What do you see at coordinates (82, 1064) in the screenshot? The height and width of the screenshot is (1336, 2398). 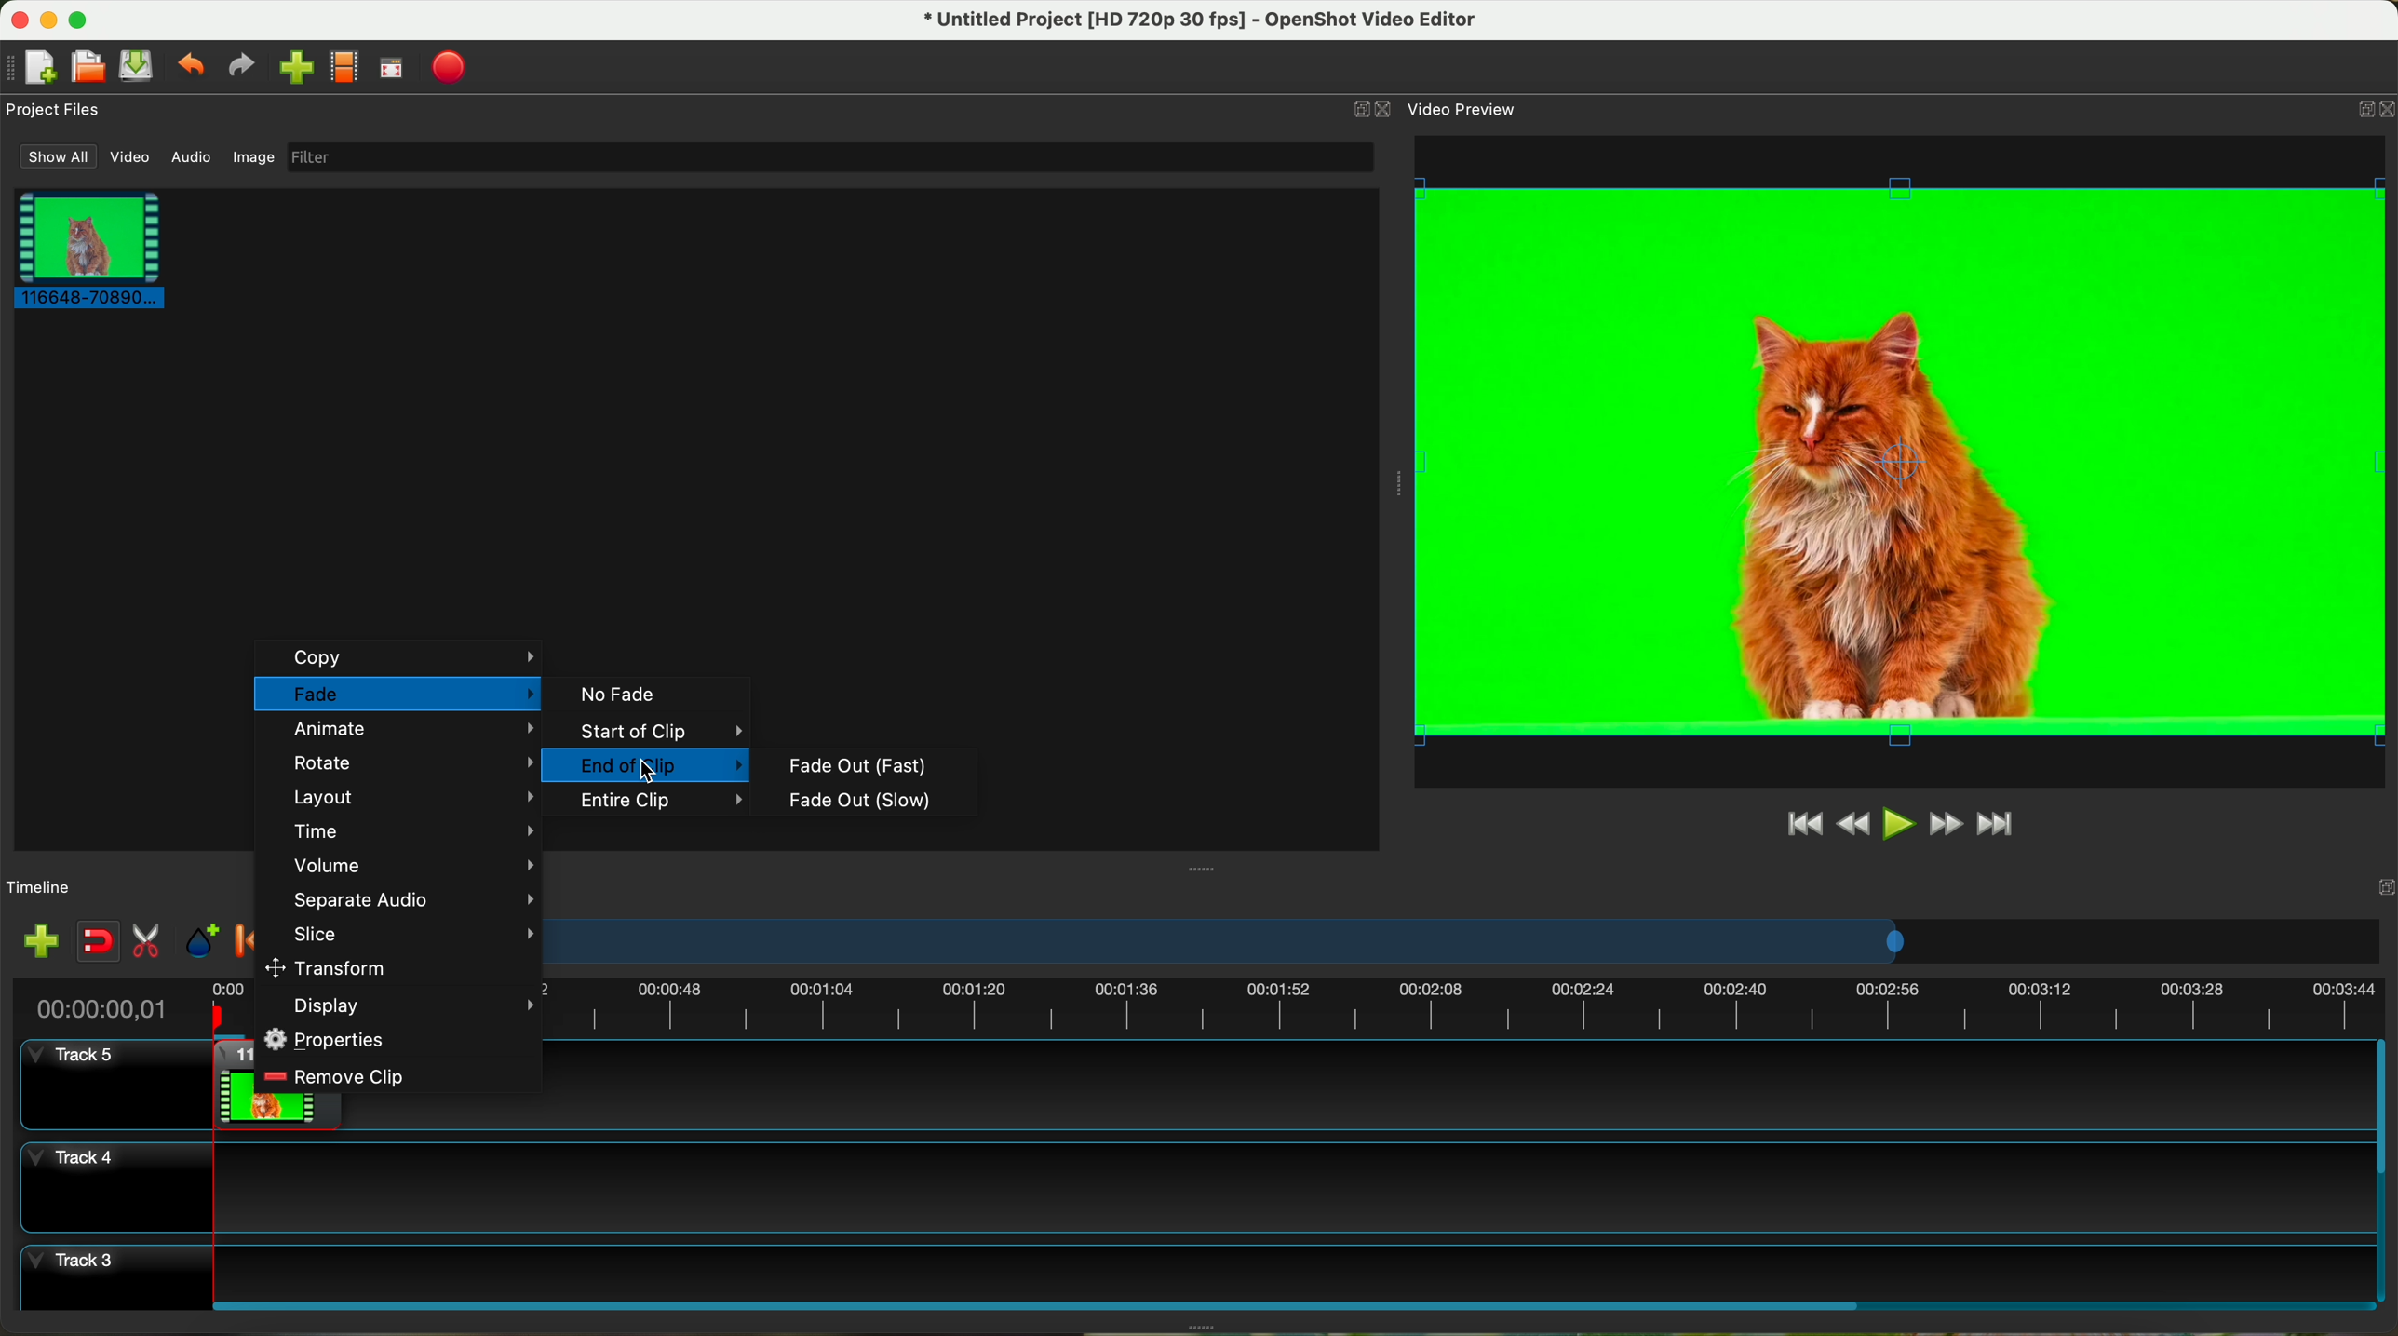 I see `track 5` at bounding box center [82, 1064].